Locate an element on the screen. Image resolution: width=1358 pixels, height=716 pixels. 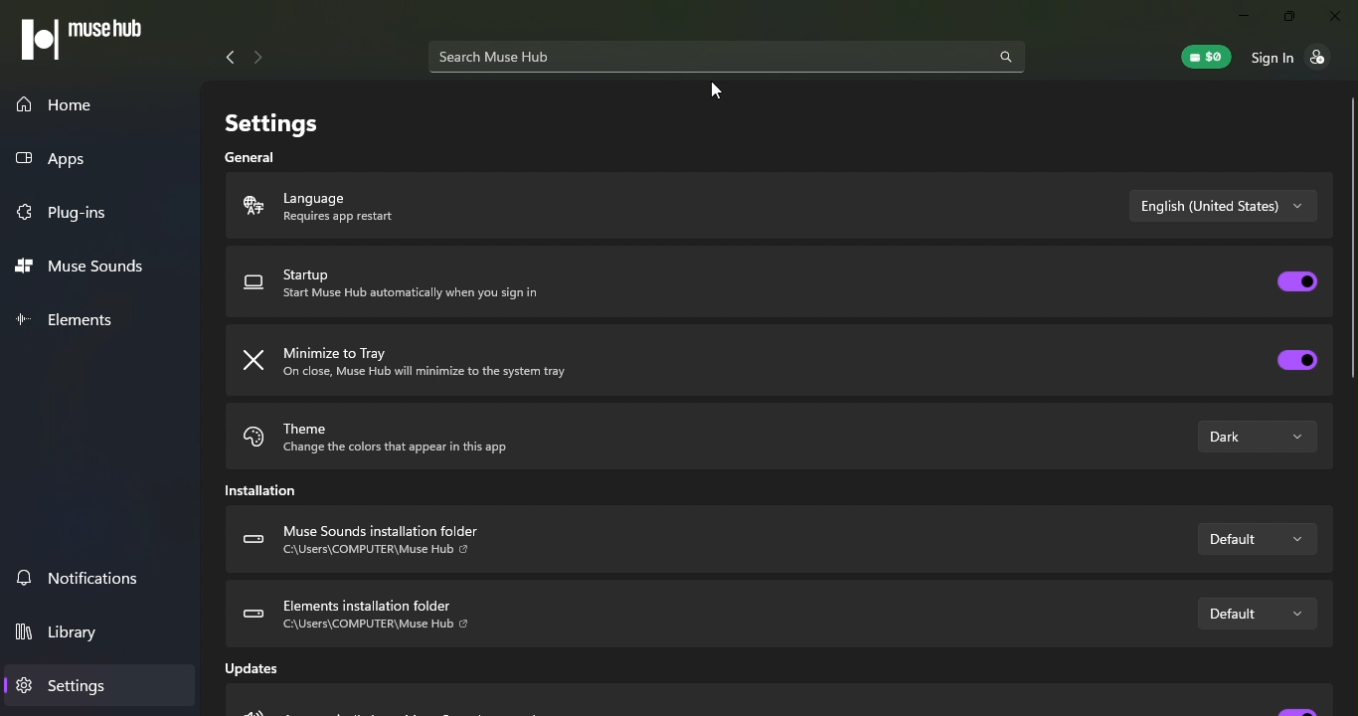
Settings is located at coordinates (66, 684).